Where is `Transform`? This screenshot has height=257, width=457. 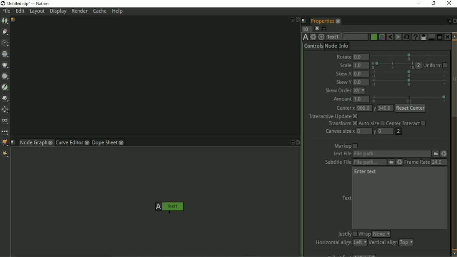 Transform is located at coordinates (6, 110).